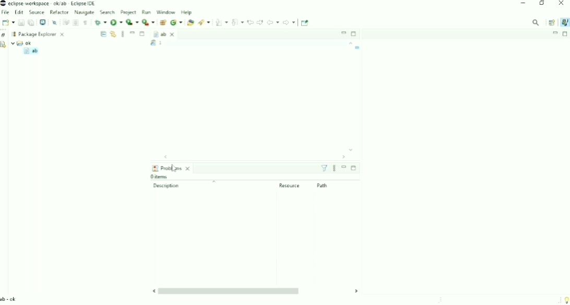 The height and width of the screenshot is (305, 570). Describe the element at coordinates (350, 97) in the screenshot. I see `Vertical scrollbar` at that location.